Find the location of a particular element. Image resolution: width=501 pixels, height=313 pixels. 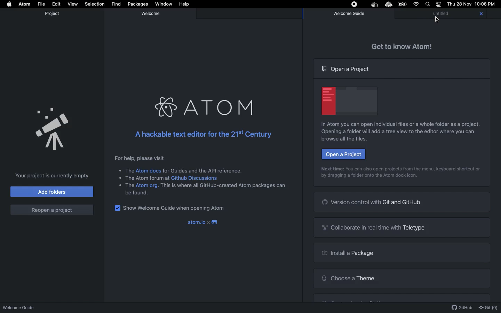

Atom org is located at coordinates (147, 186).